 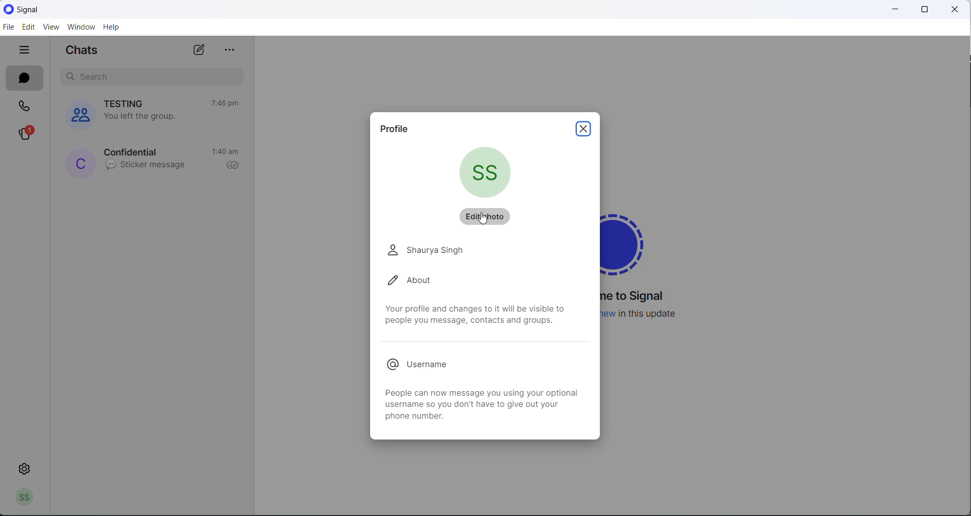 What do you see at coordinates (487, 216) in the screenshot?
I see `edit photo` at bounding box center [487, 216].